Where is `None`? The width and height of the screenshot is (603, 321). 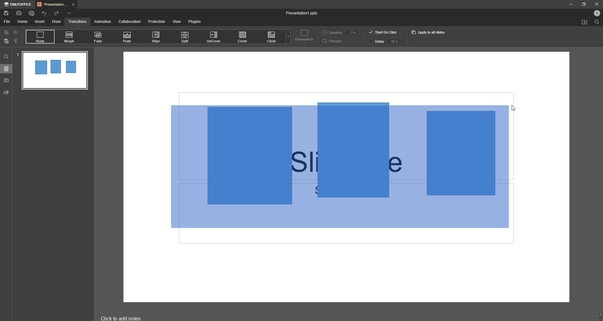 None is located at coordinates (40, 37).